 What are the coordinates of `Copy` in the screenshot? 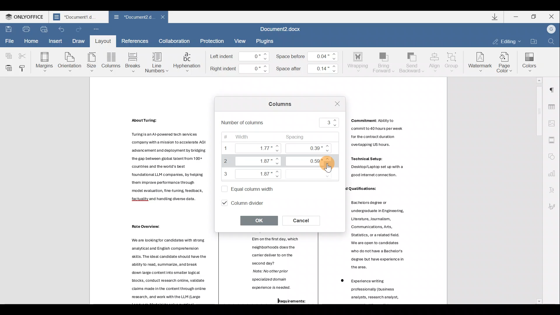 It's located at (7, 53).